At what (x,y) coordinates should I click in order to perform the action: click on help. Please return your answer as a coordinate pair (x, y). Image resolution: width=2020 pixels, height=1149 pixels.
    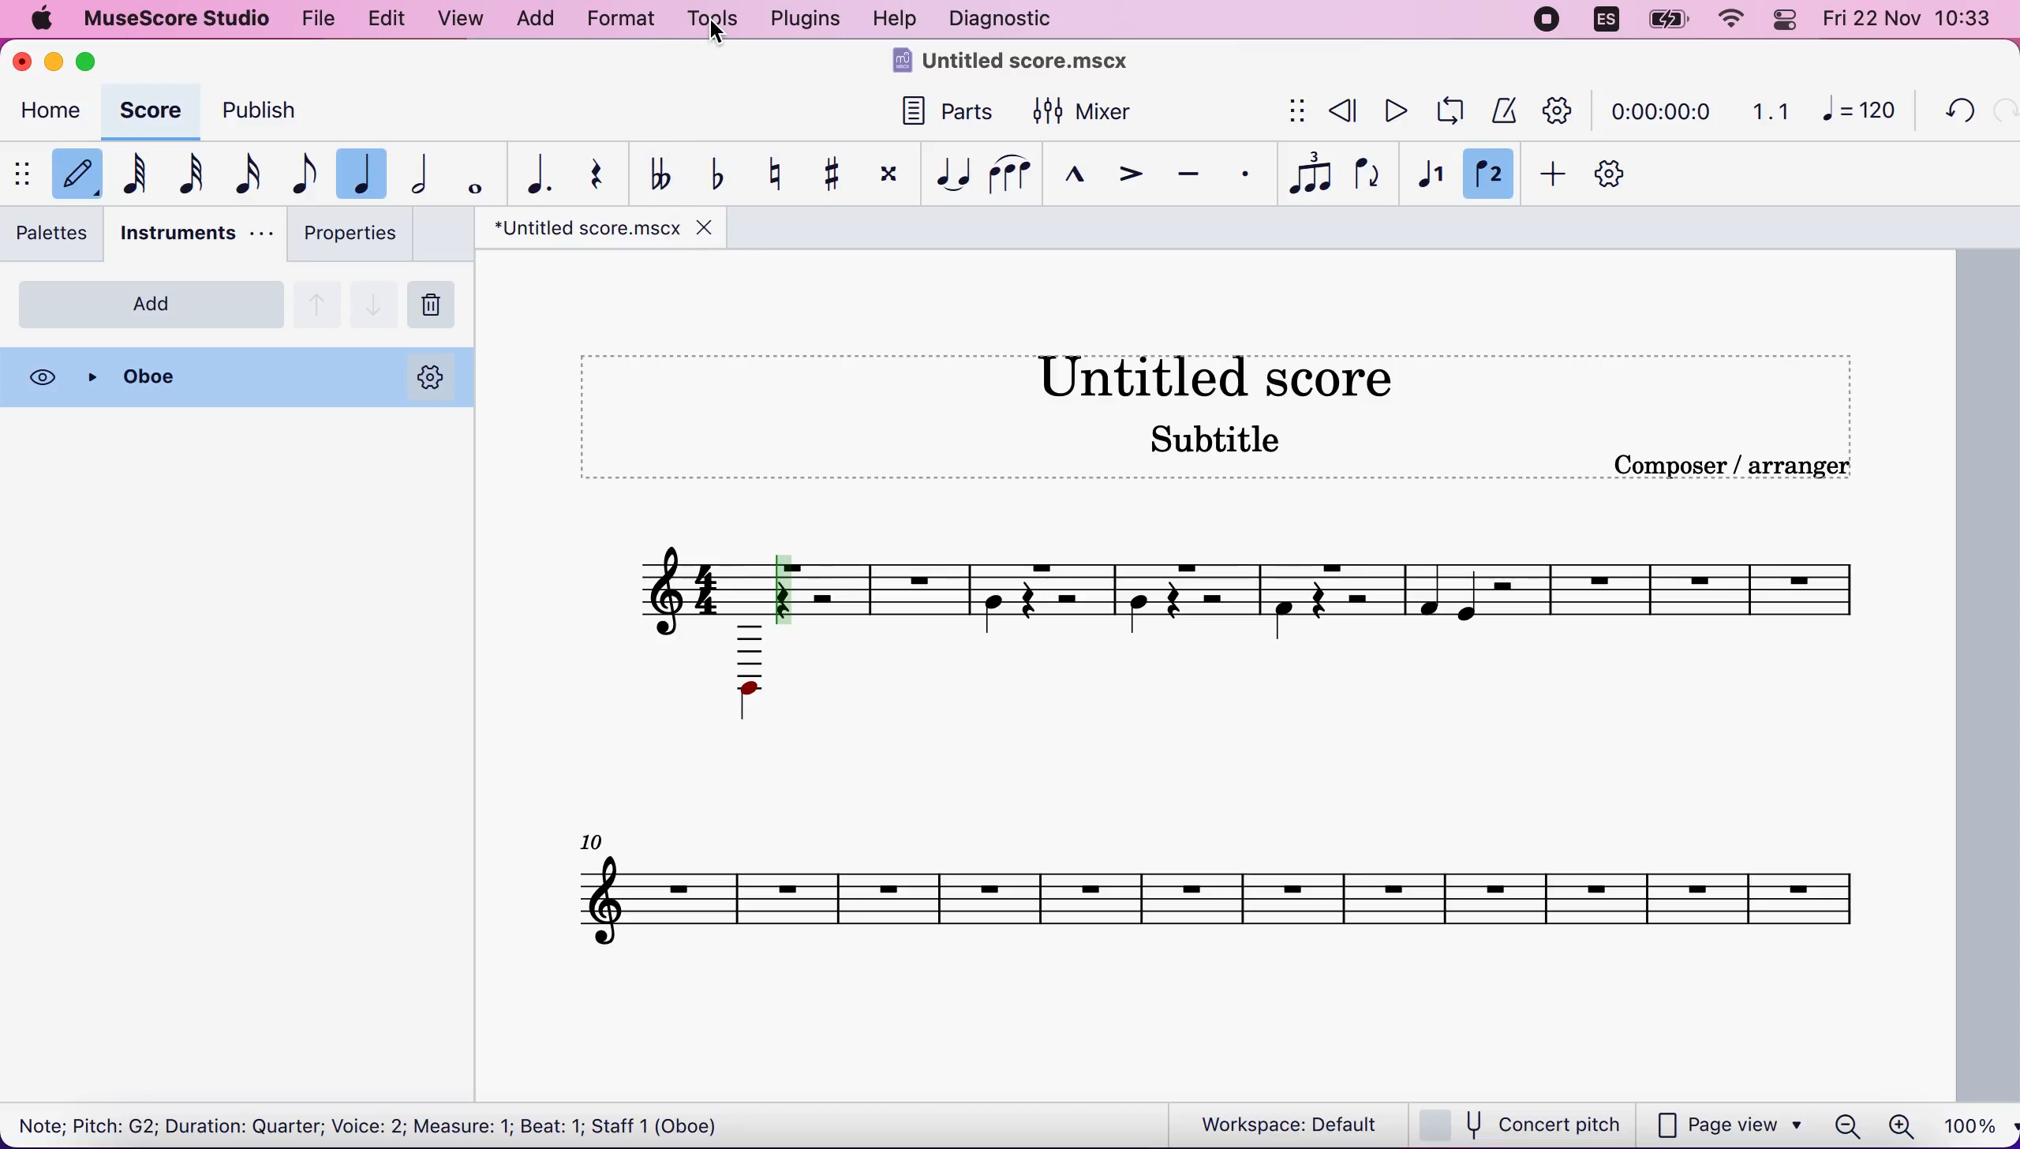
    Looking at the image, I should click on (898, 18).